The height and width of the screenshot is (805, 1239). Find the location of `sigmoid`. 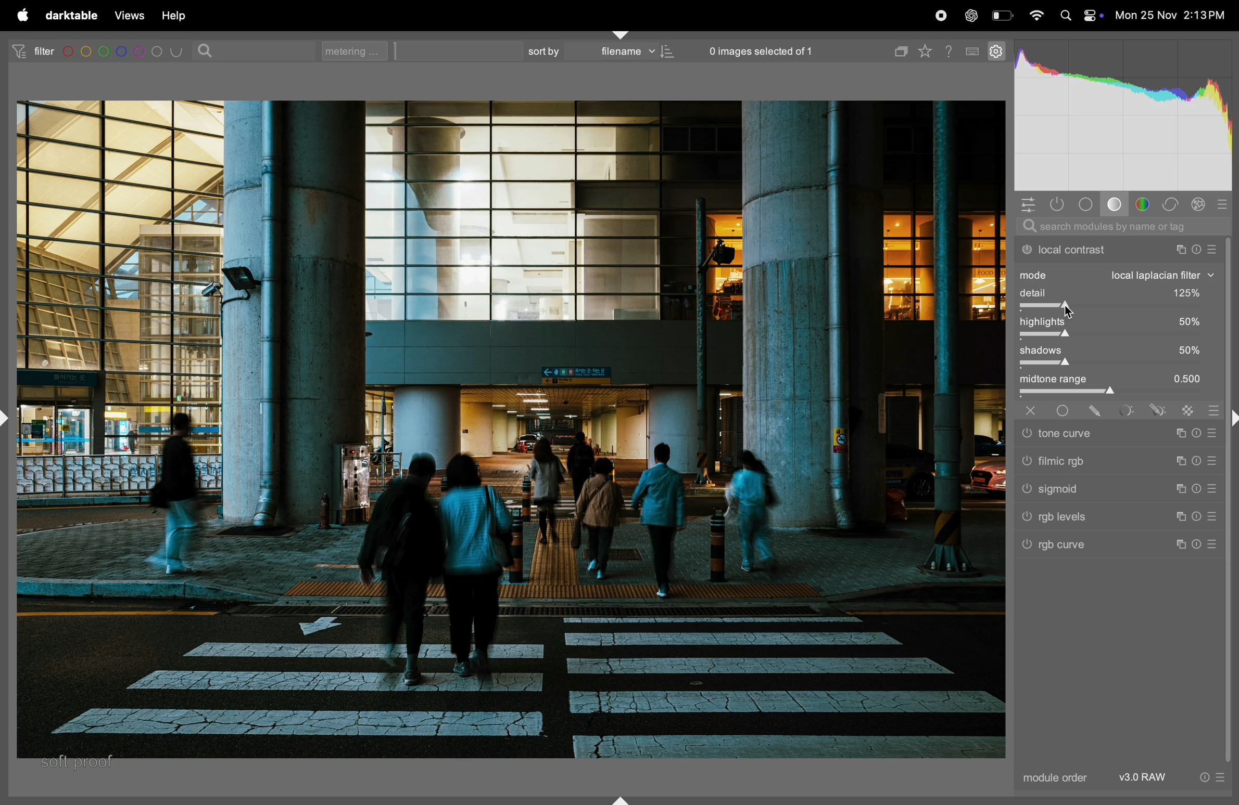

sigmoid is located at coordinates (1110, 489).